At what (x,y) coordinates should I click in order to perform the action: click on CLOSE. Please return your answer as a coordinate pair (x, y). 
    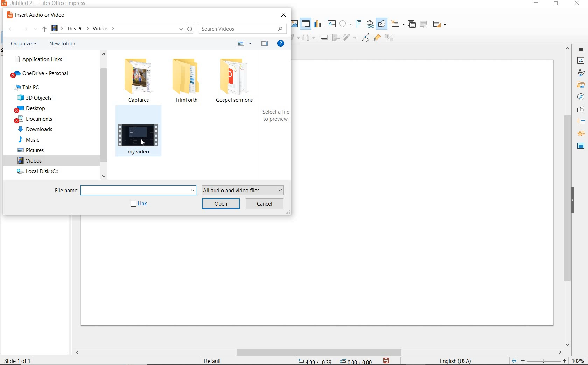
    Looking at the image, I should click on (283, 14).